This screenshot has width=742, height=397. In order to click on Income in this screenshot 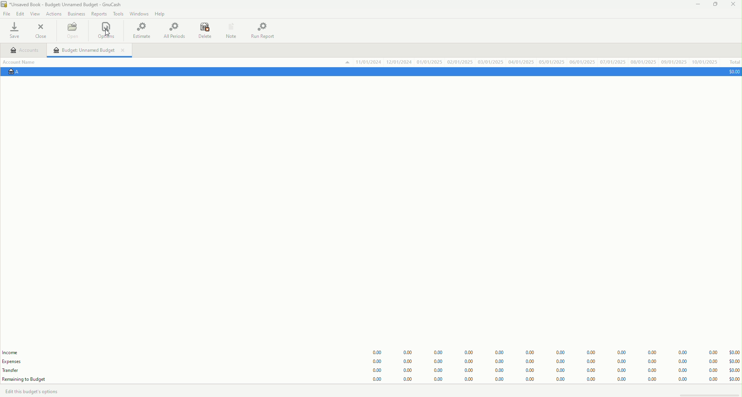, I will do `click(12, 353)`.